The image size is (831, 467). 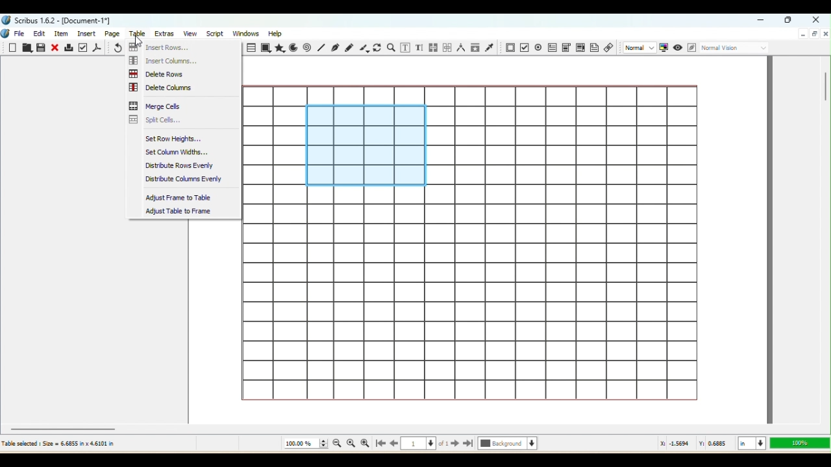 I want to click on Edit text with story editor, so click(x=420, y=47).